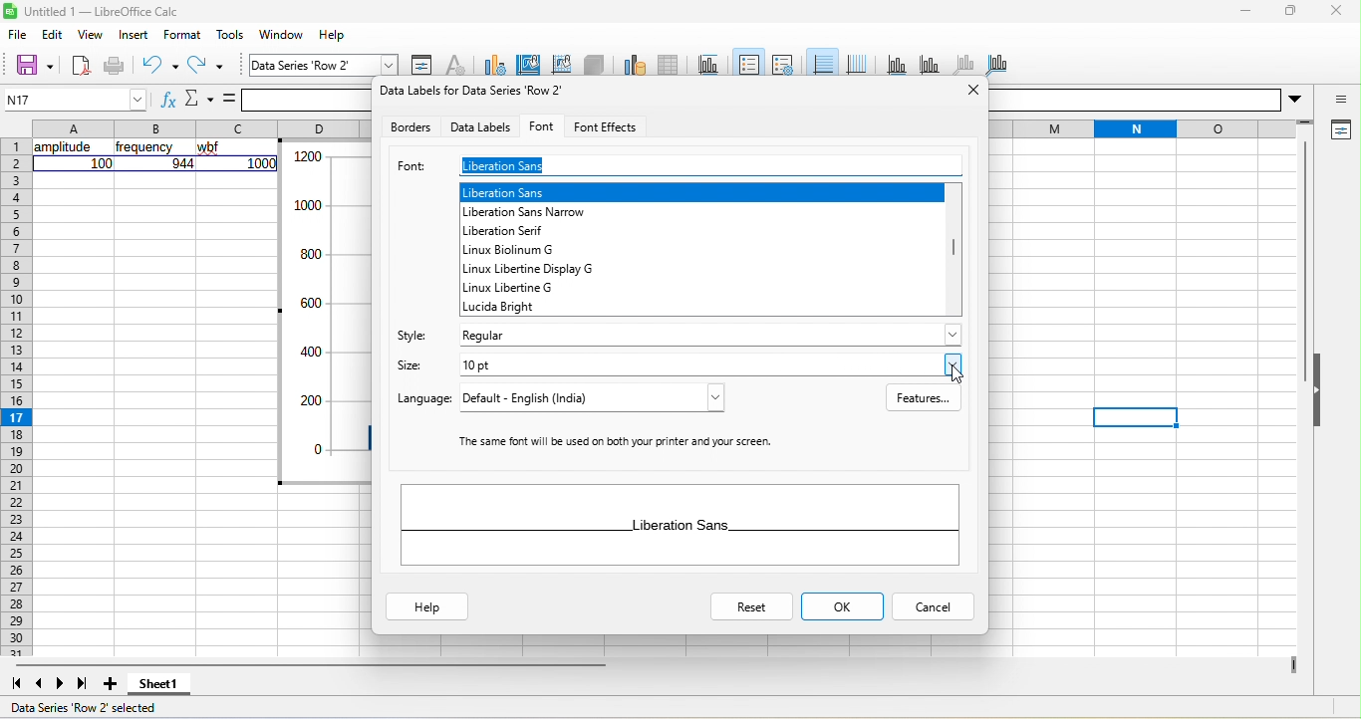  Describe the element at coordinates (229, 35) in the screenshot. I see `tools` at that location.